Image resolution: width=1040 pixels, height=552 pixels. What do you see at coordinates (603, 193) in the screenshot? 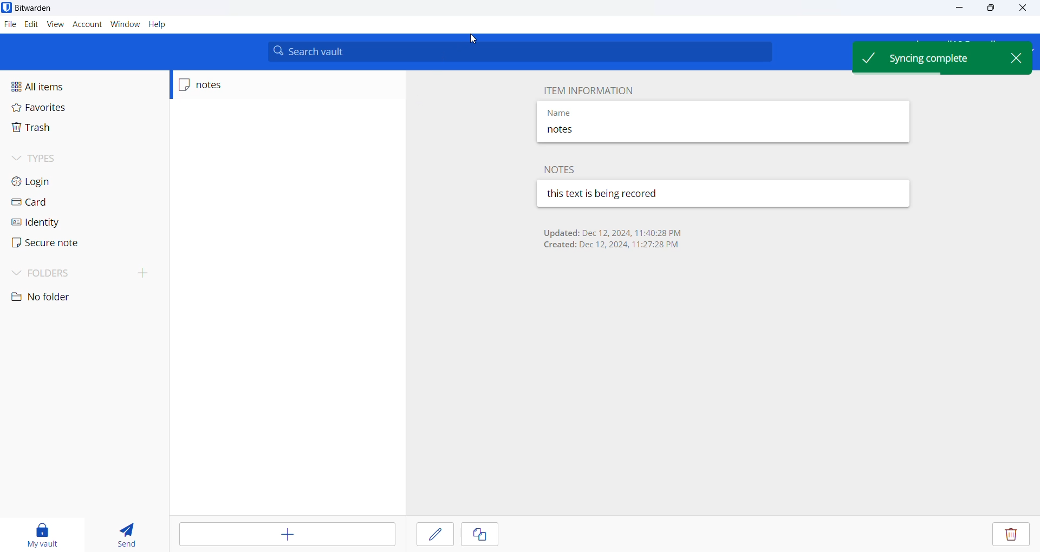
I see `this text is being recorded` at bounding box center [603, 193].